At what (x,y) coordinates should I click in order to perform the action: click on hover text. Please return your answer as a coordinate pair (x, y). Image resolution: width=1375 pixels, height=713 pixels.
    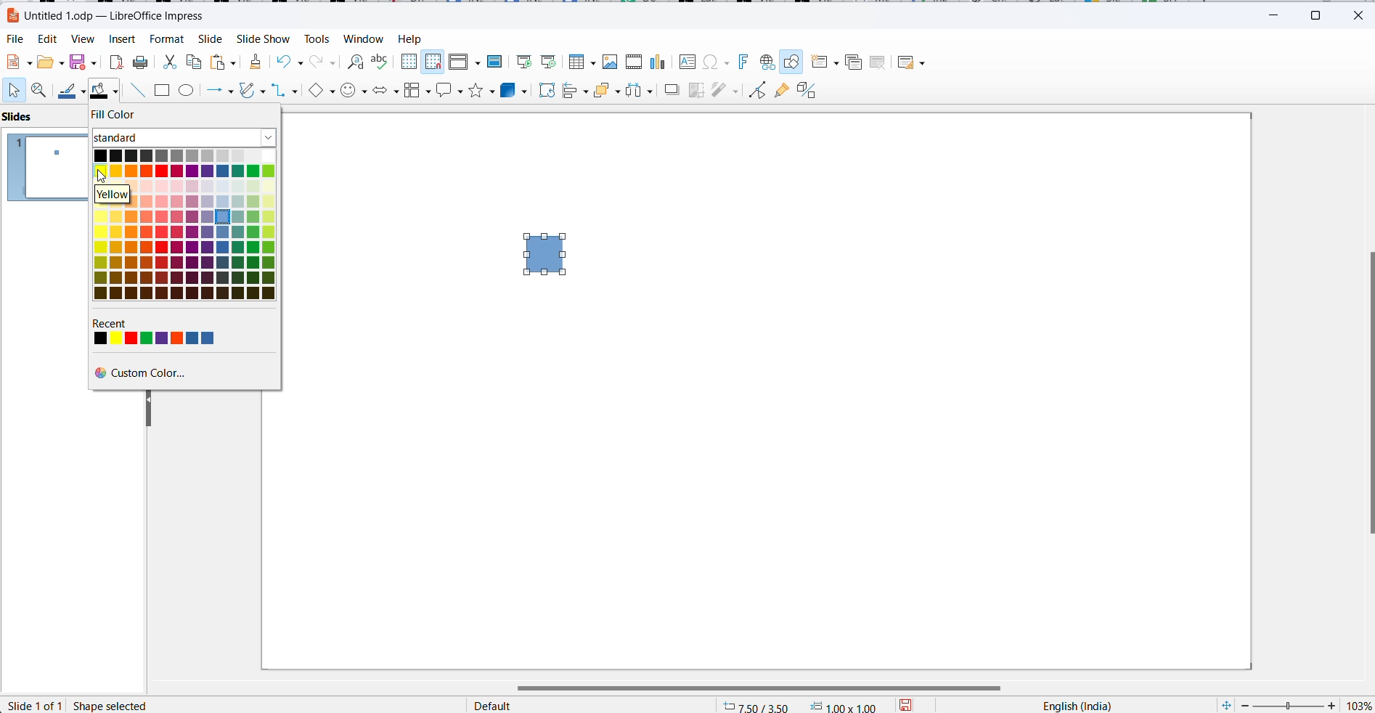
    Looking at the image, I should click on (114, 193).